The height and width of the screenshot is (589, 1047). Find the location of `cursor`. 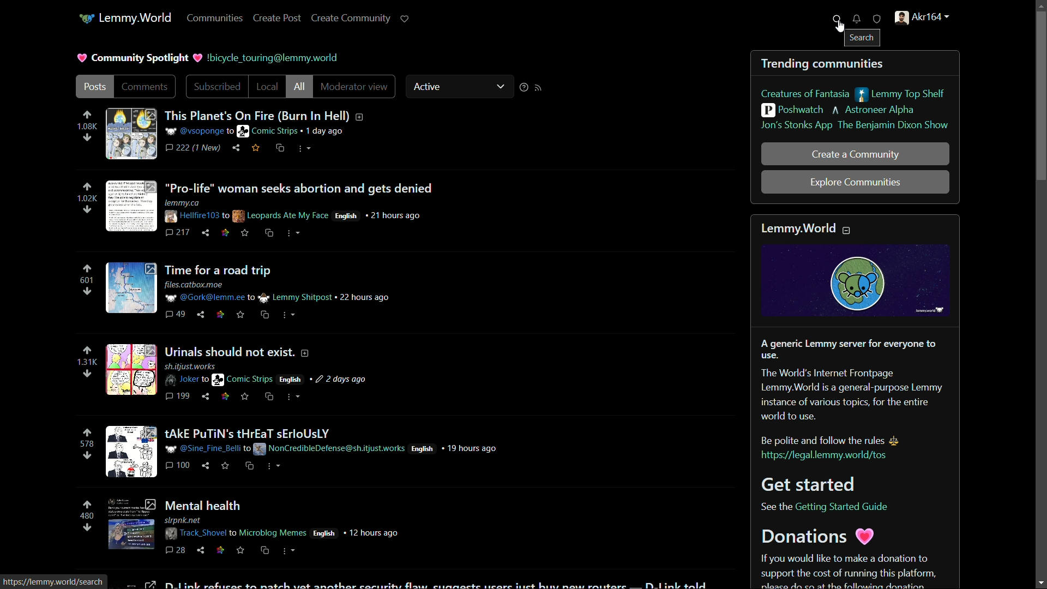

cursor is located at coordinates (839, 29).